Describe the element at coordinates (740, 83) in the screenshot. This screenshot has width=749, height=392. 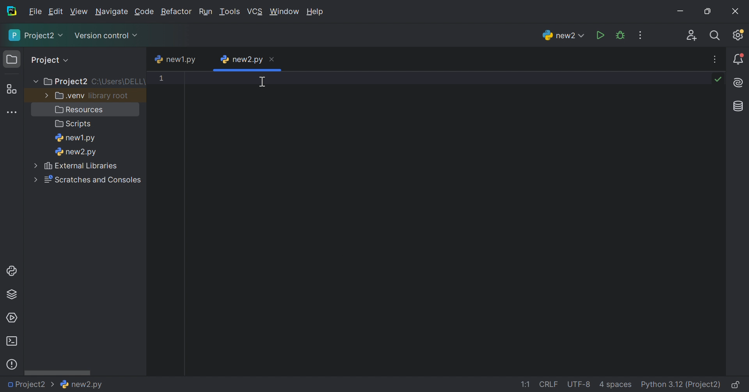
I see `AI Assistant` at that location.